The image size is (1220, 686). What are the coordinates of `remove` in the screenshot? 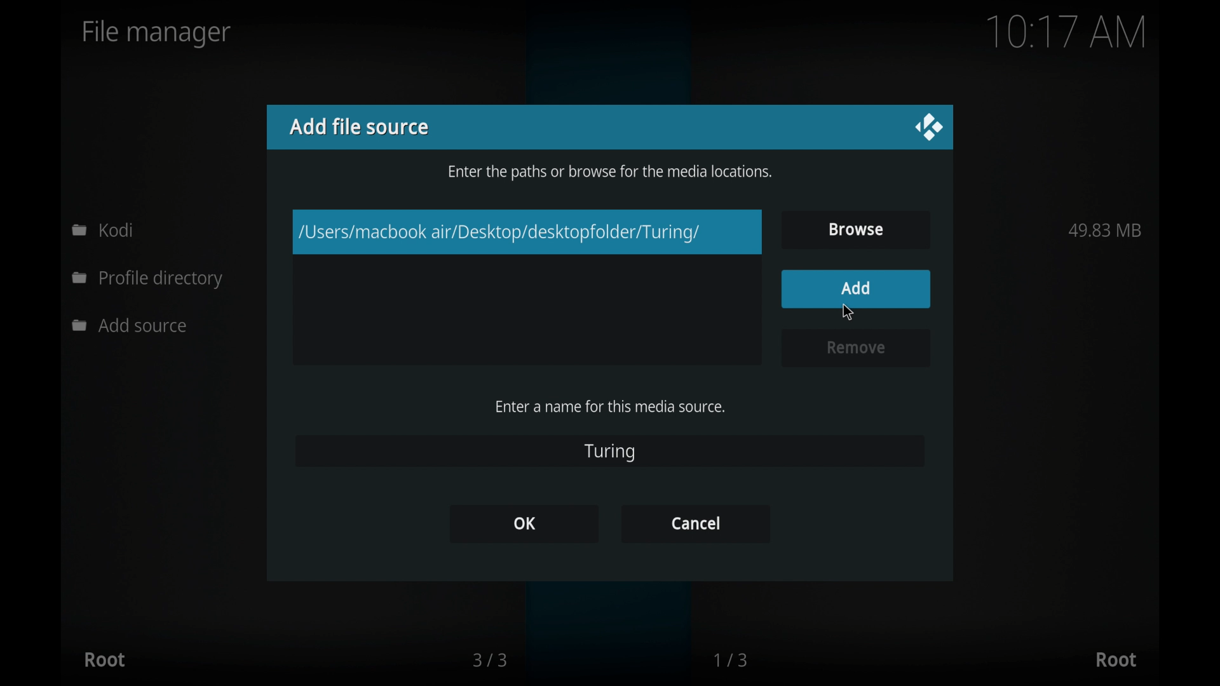 It's located at (855, 347).